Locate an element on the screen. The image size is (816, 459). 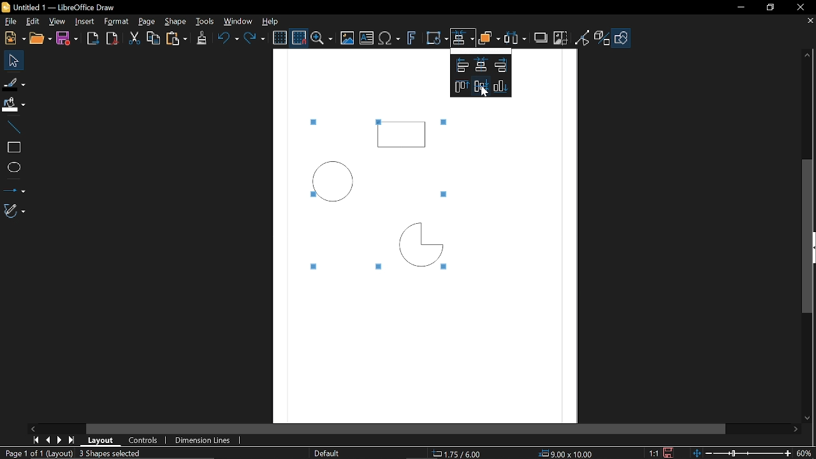
Tiny square marked around the selected objects is located at coordinates (373, 266).